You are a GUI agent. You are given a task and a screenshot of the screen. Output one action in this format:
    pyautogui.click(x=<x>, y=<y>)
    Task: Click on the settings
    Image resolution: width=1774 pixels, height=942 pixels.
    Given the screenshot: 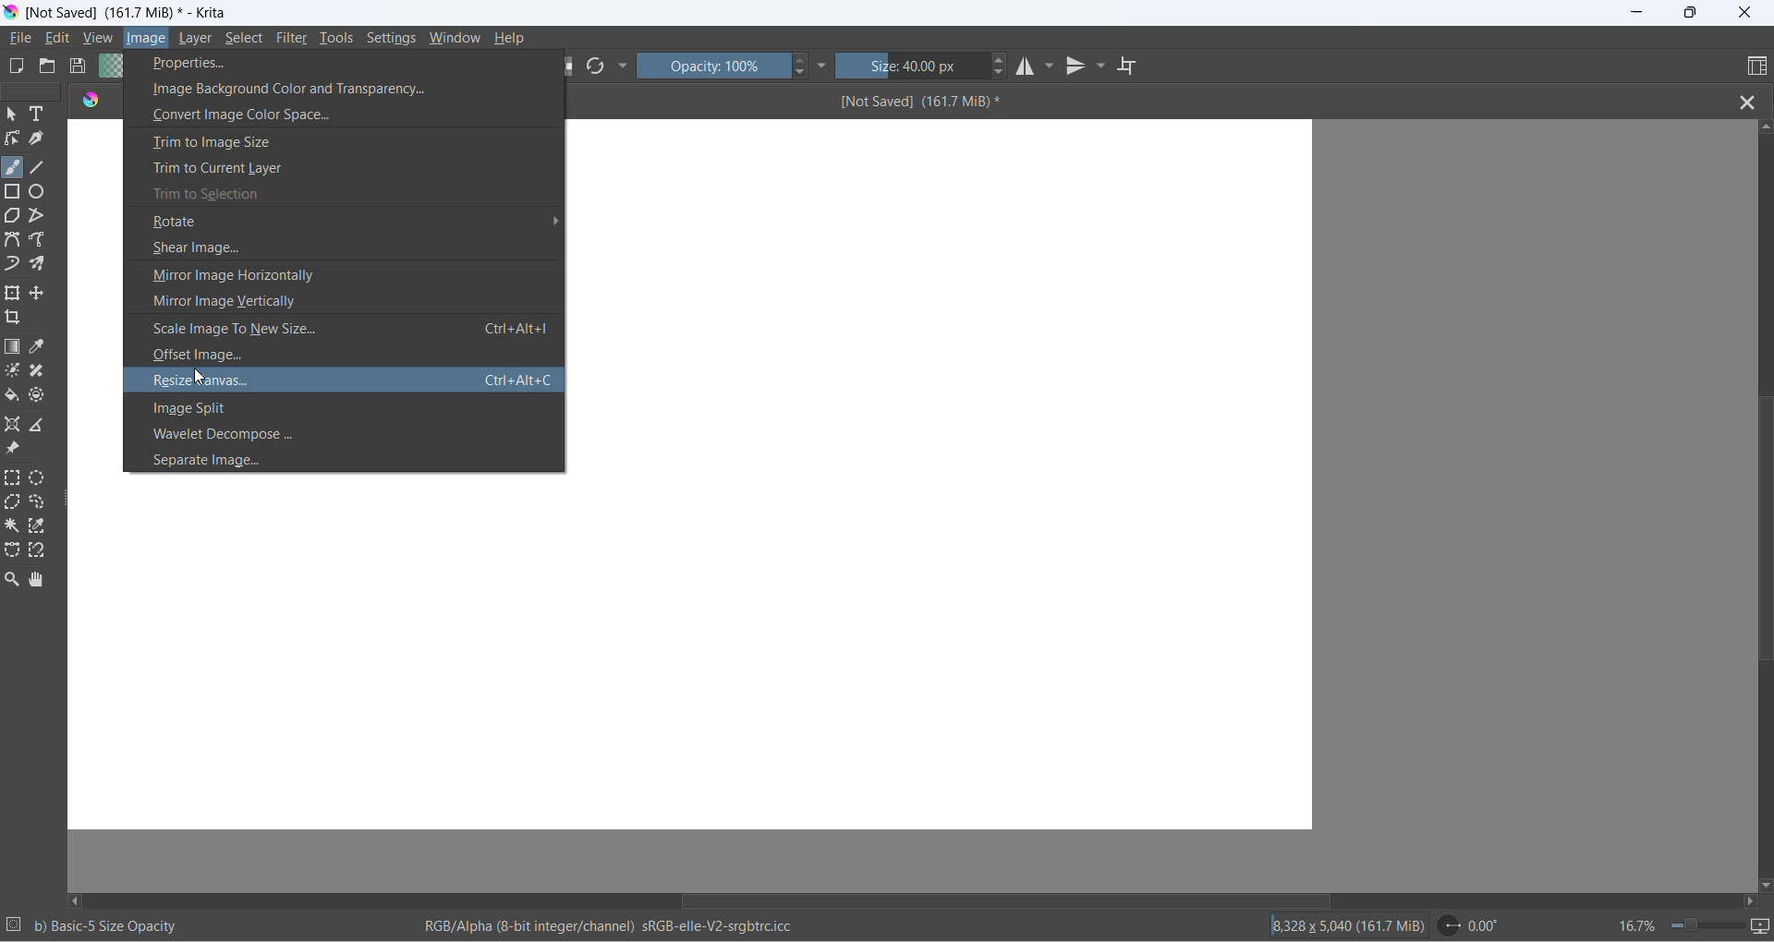 What is the action you would take?
    pyautogui.click(x=395, y=40)
    